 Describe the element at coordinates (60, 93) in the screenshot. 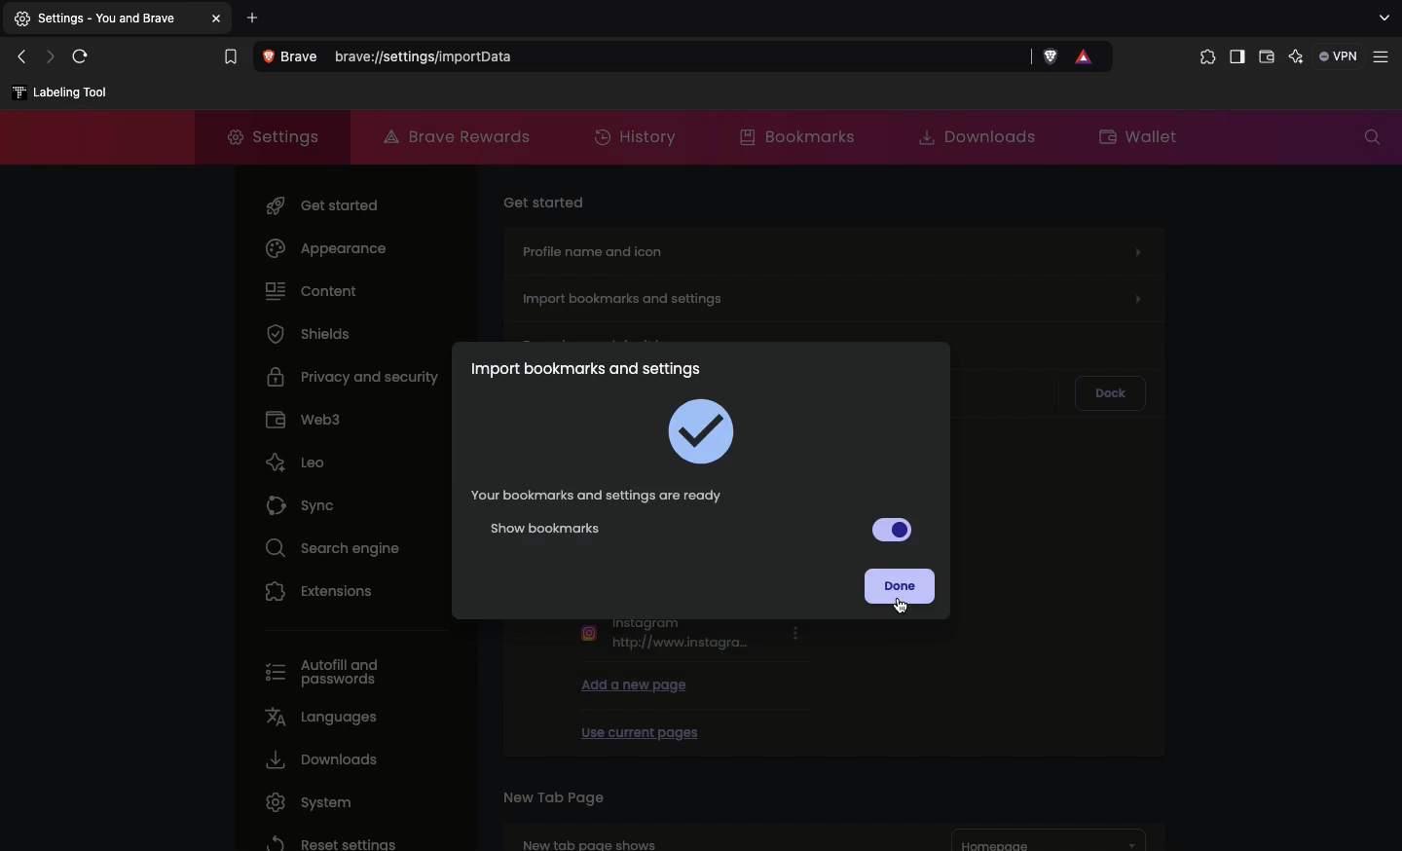

I see `New bookmark` at that location.